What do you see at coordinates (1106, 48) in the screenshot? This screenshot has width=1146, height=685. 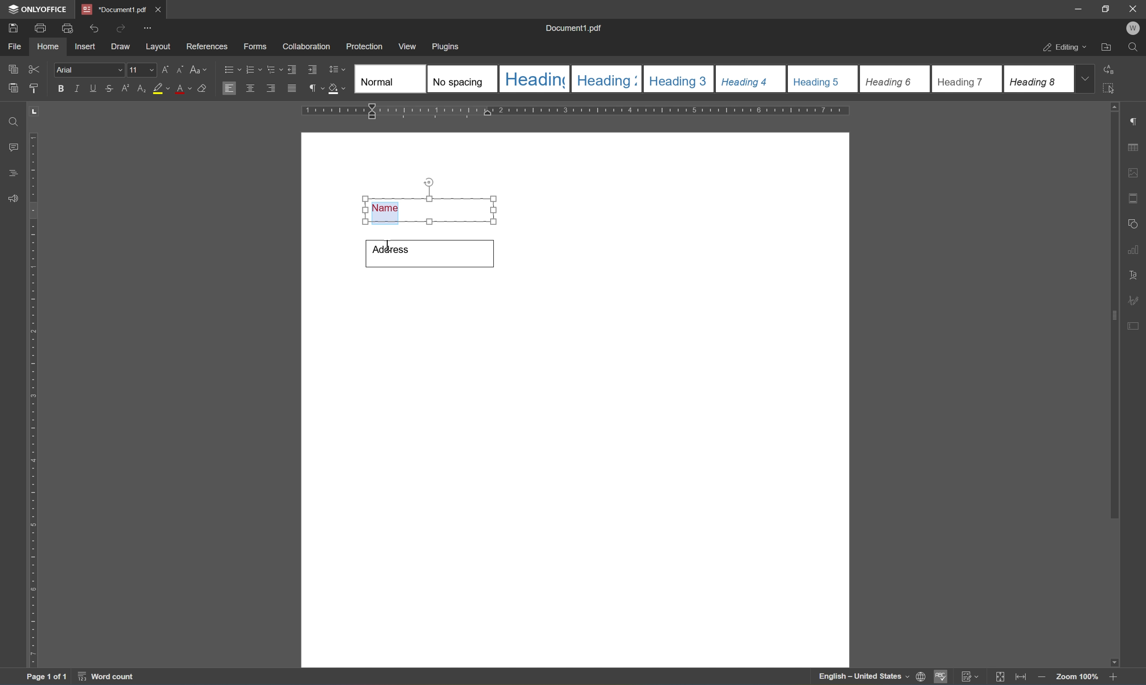 I see `open file location` at bounding box center [1106, 48].